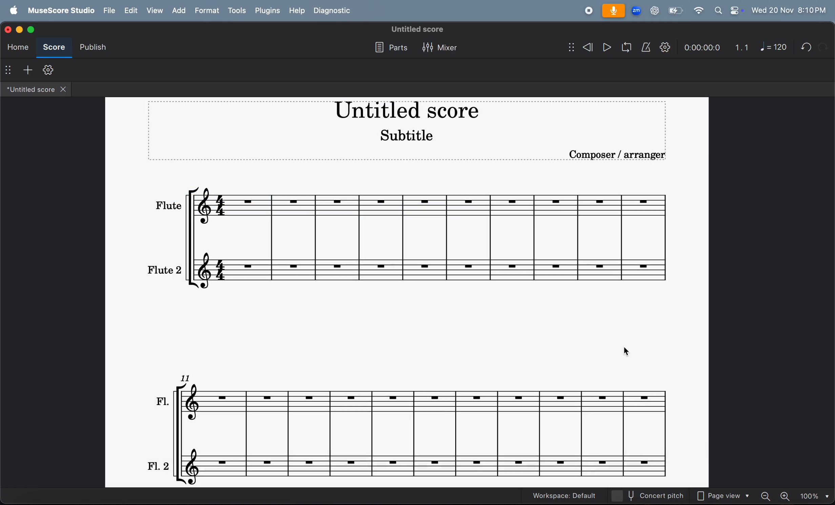 The height and width of the screenshot is (505, 835). Describe the element at coordinates (739, 47) in the screenshot. I see `1.1` at that location.